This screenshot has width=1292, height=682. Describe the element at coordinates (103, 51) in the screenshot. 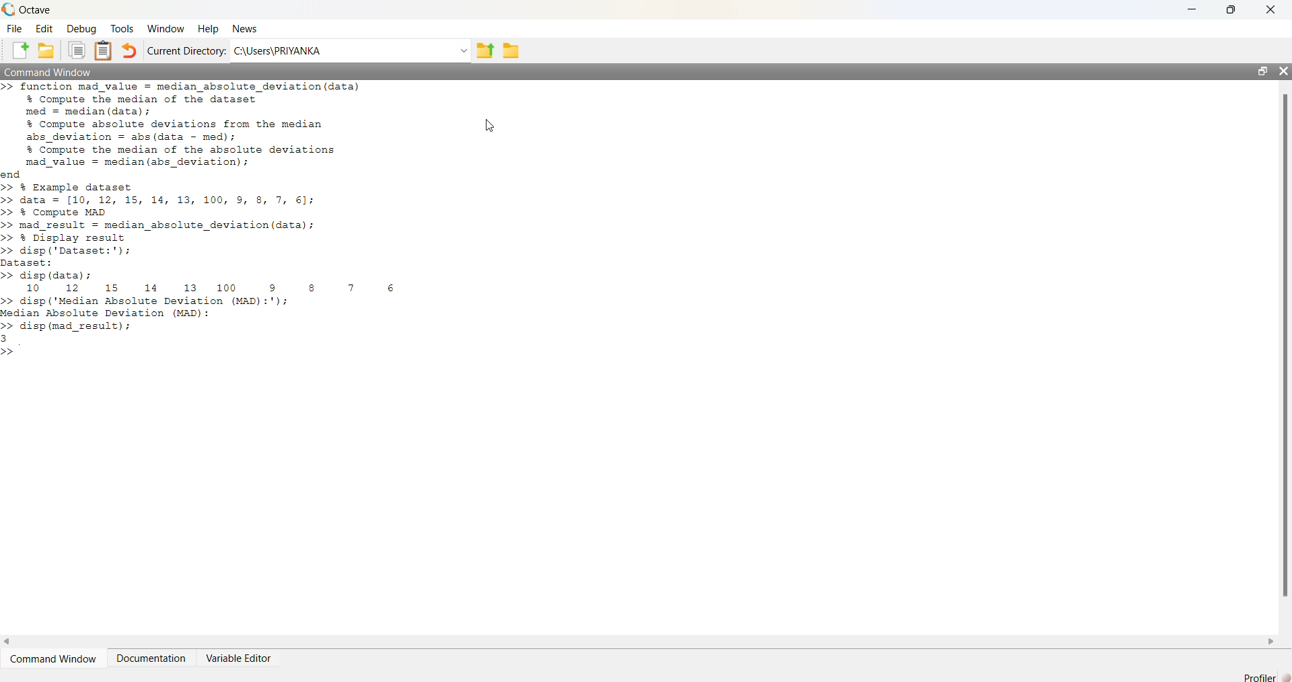

I see `Paste` at that location.